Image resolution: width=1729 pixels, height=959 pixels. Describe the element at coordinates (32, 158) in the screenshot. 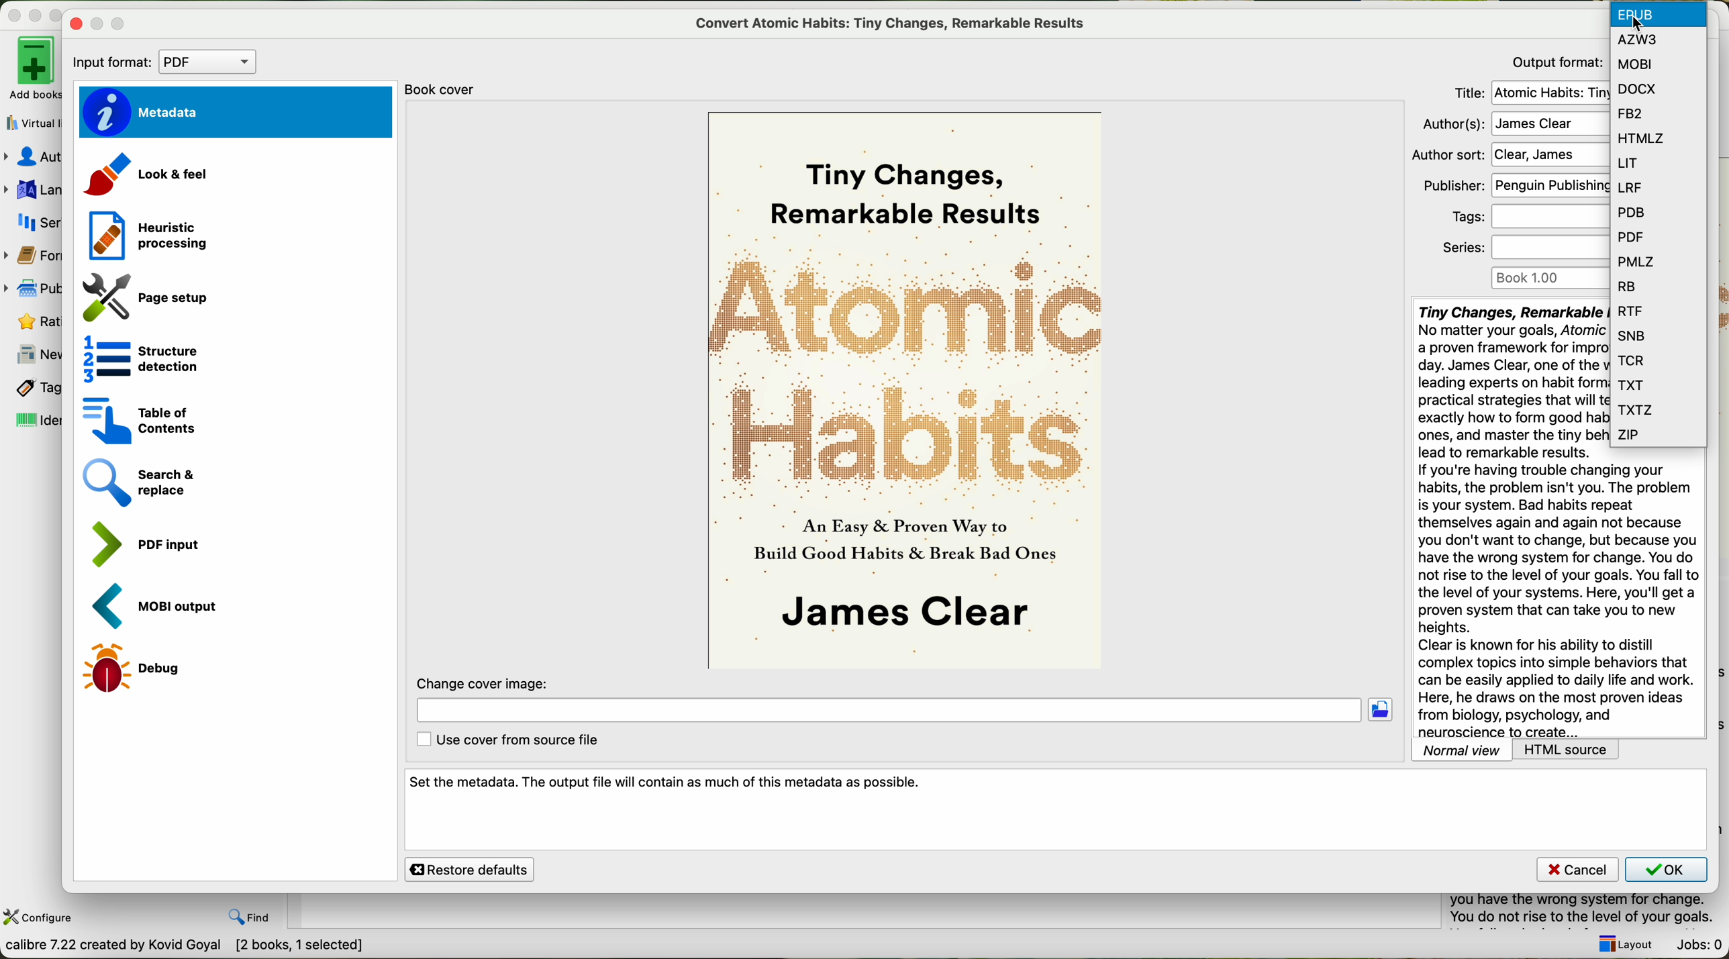

I see `authors` at that location.